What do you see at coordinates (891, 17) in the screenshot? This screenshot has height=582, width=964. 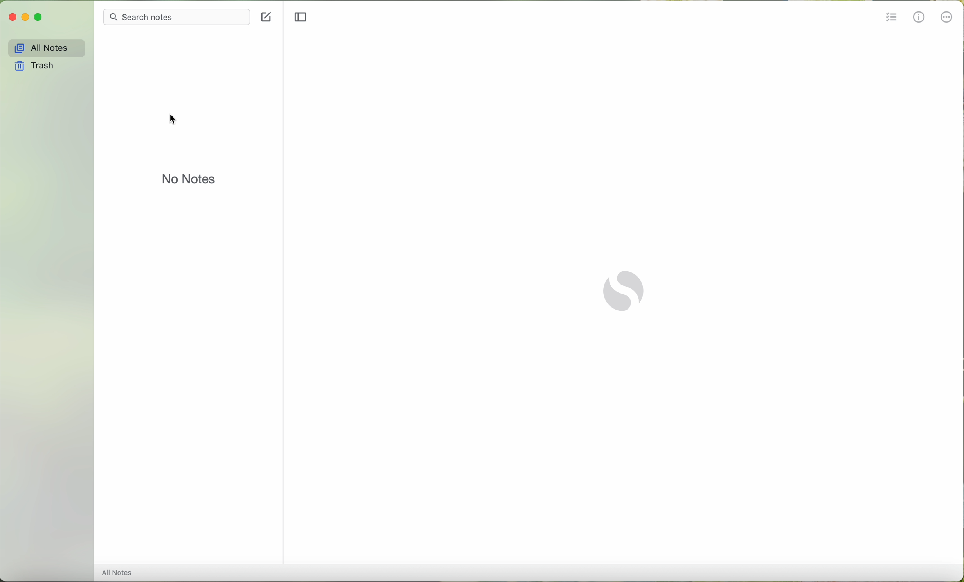 I see `insert checklist` at bounding box center [891, 17].